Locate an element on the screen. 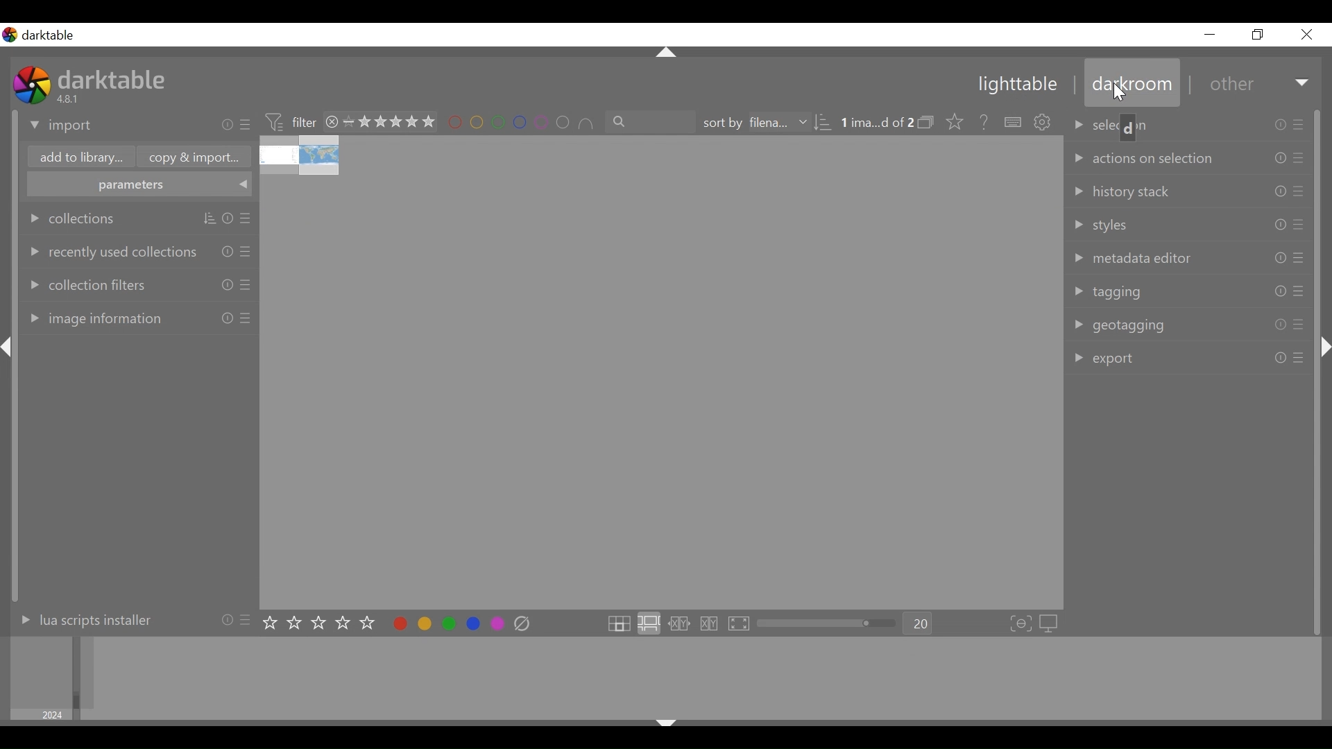   is located at coordinates (1279, 160).